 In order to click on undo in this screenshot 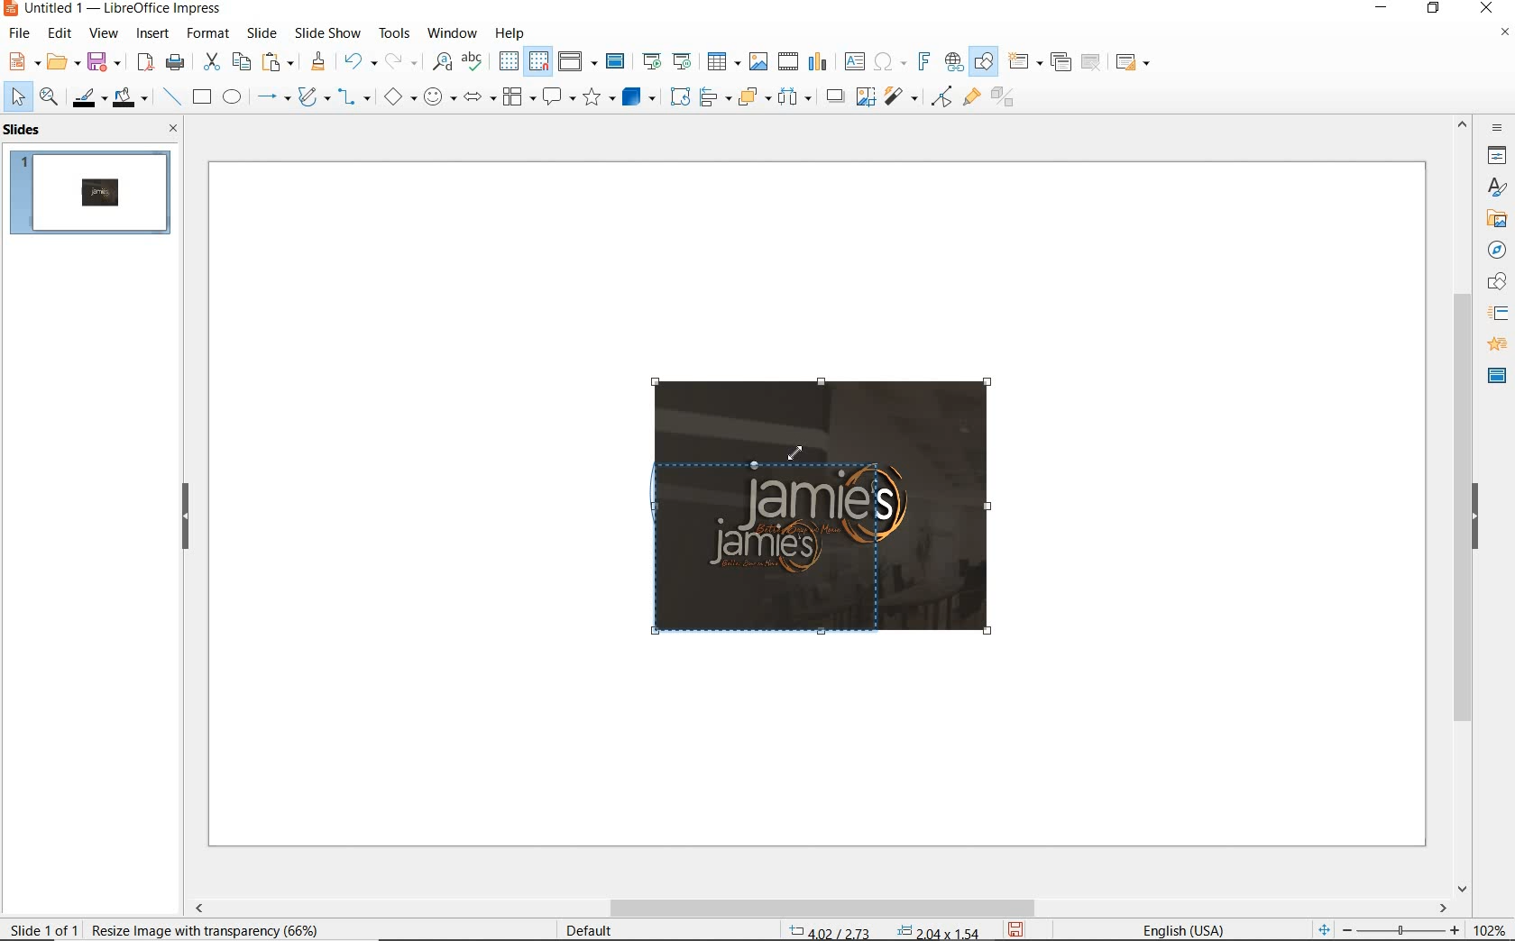, I will do `click(357, 63)`.